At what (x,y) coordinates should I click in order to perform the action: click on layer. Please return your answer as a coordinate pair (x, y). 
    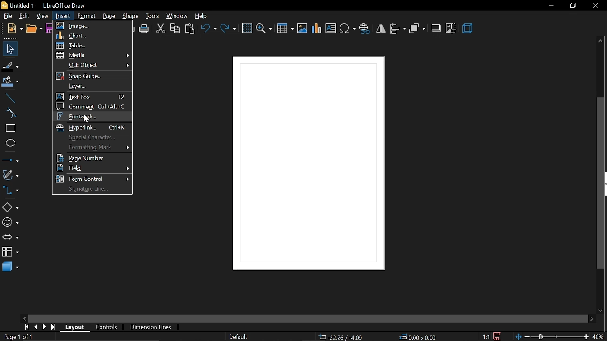
    Looking at the image, I should click on (91, 86).